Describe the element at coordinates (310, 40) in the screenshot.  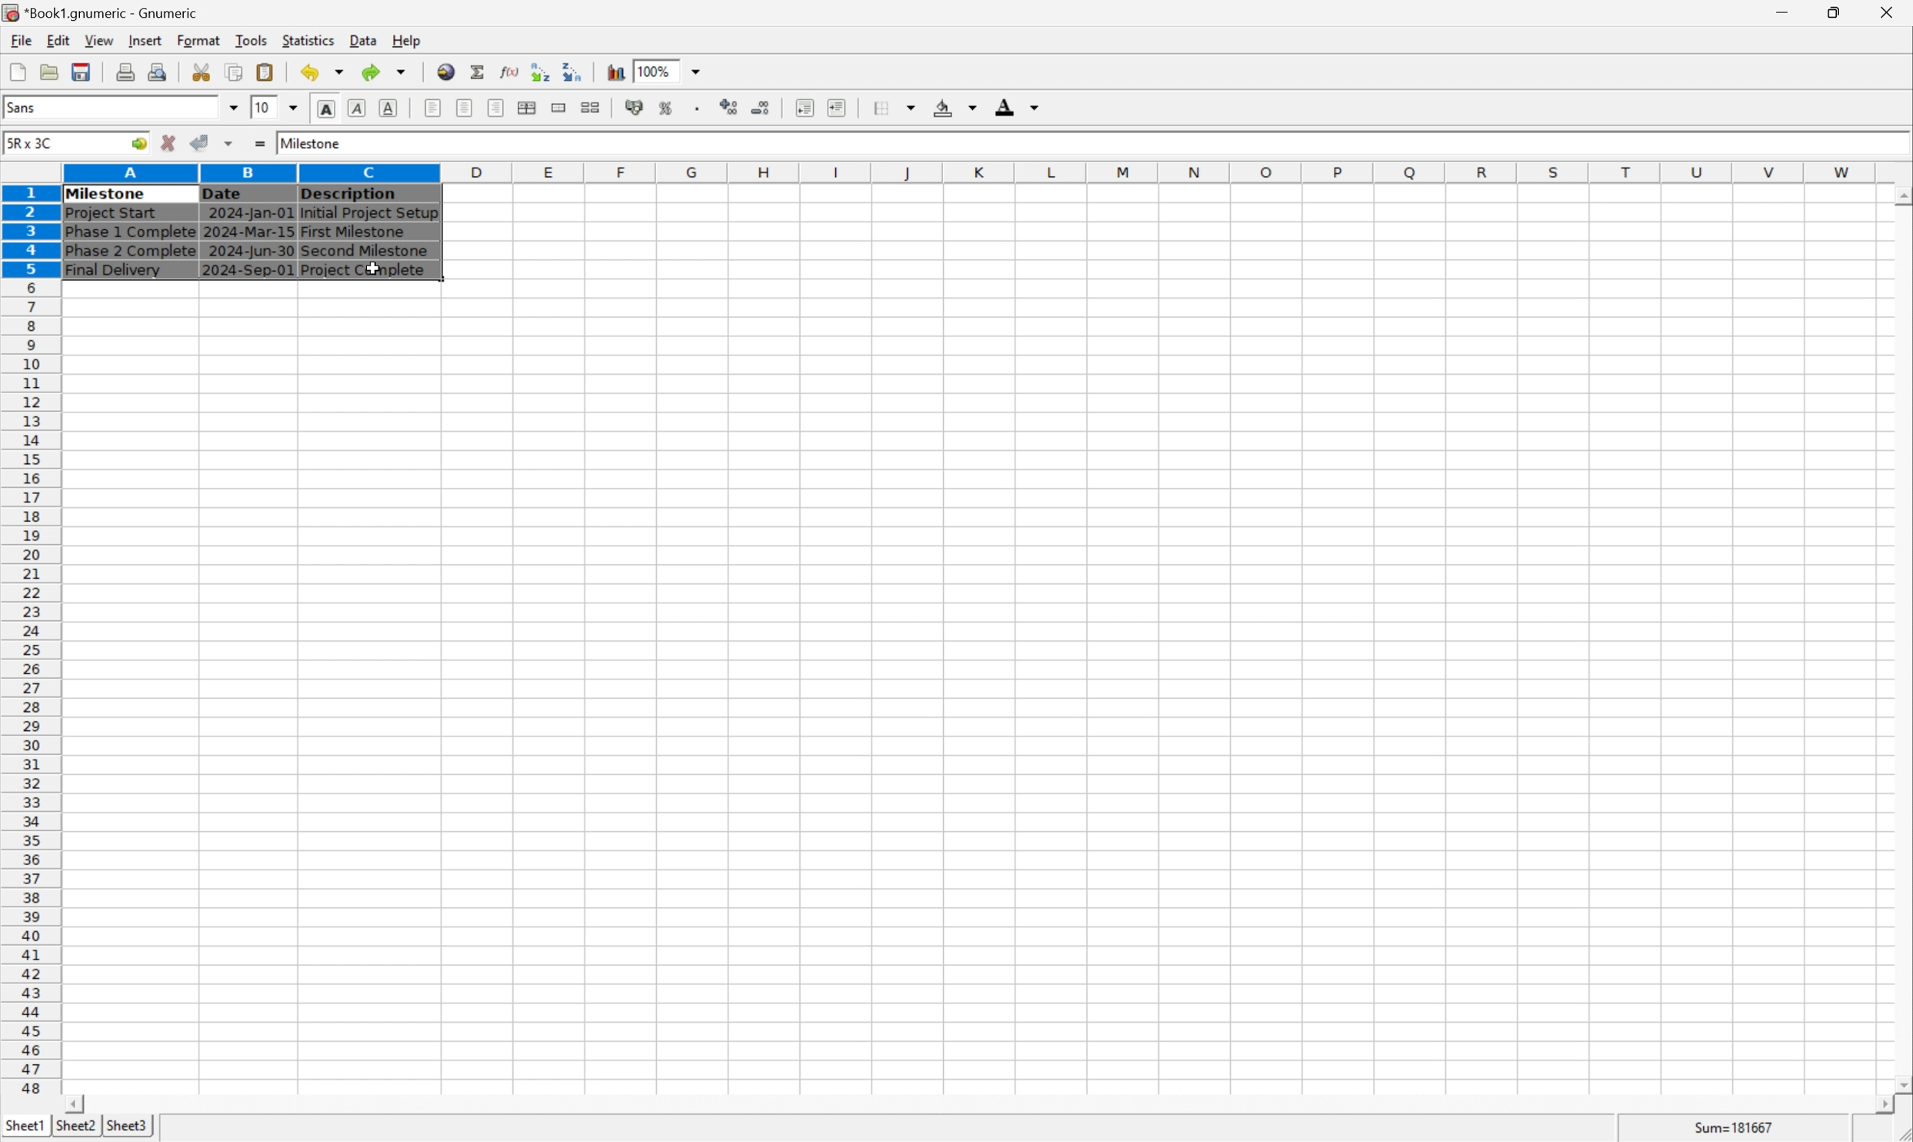
I see `statistics` at that location.